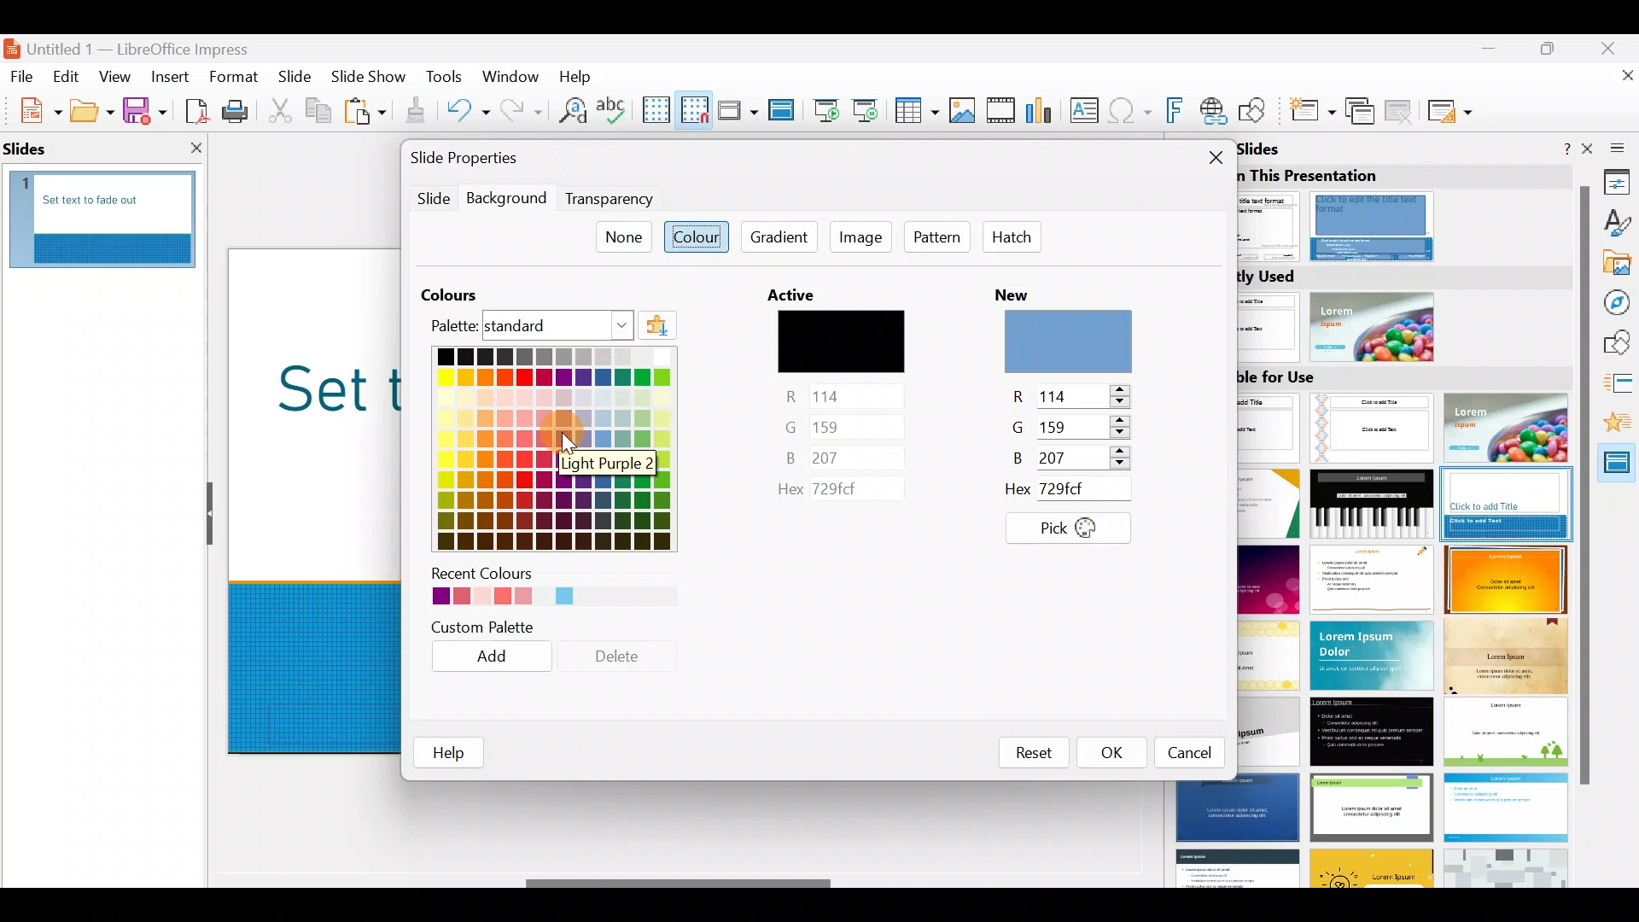  I want to click on Tools, so click(446, 79).